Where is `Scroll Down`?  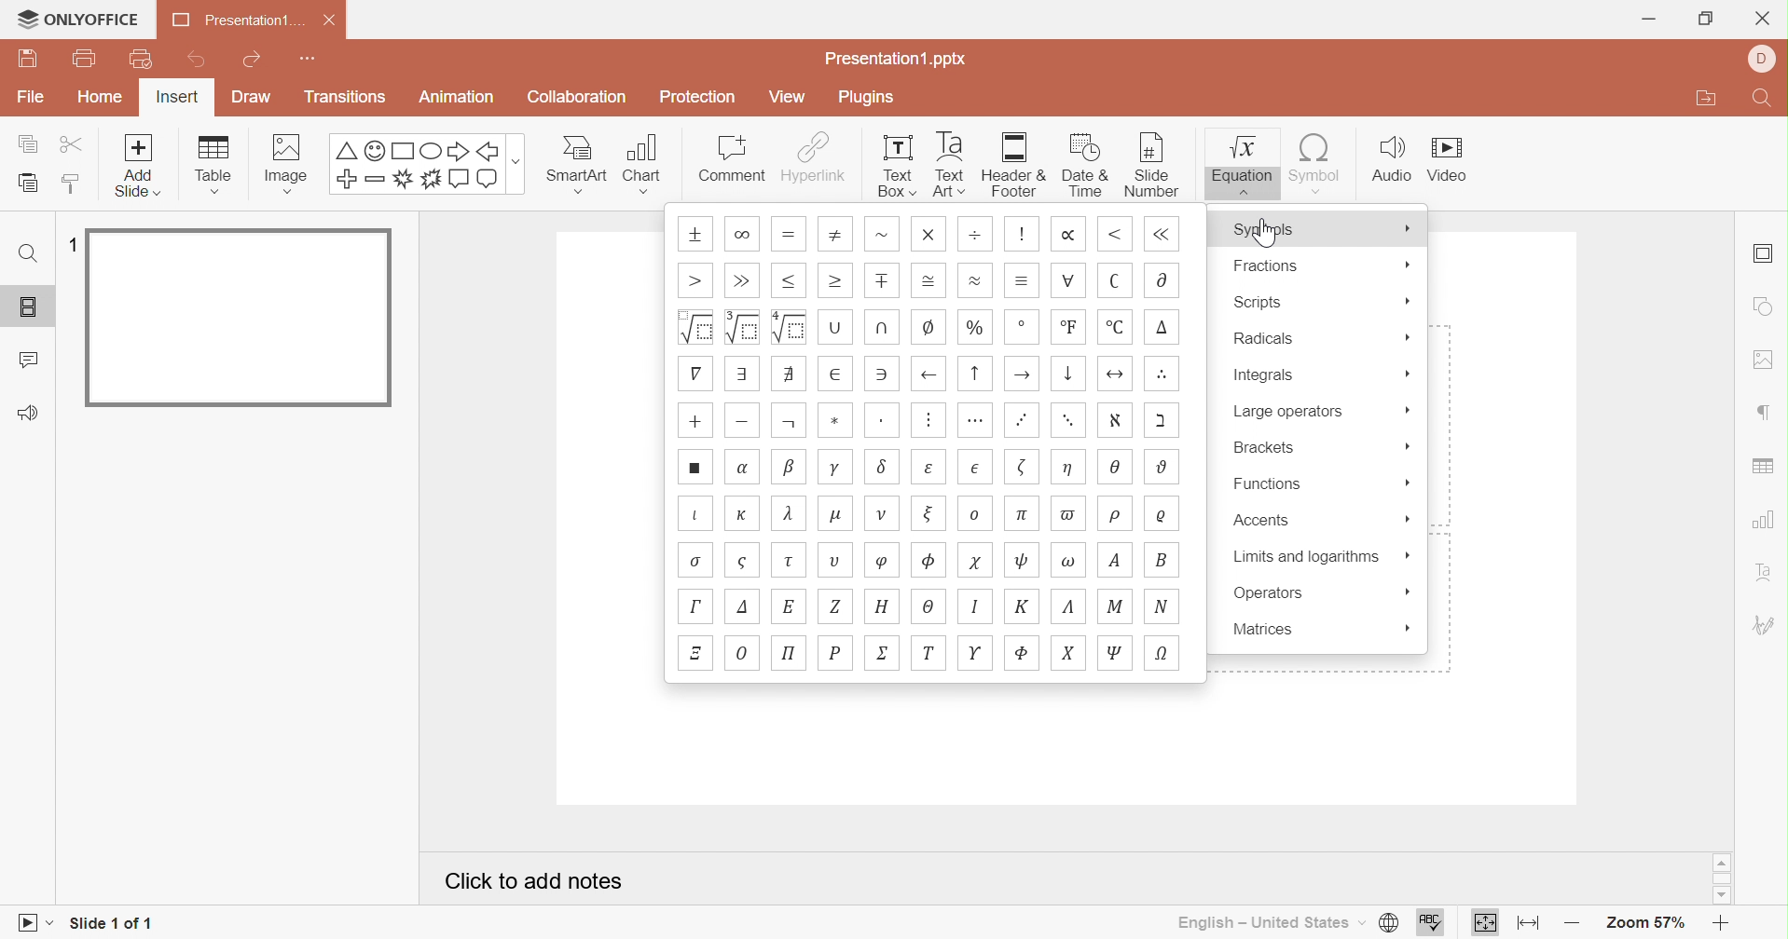
Scroll Down is located at coordinates (1722, 896).